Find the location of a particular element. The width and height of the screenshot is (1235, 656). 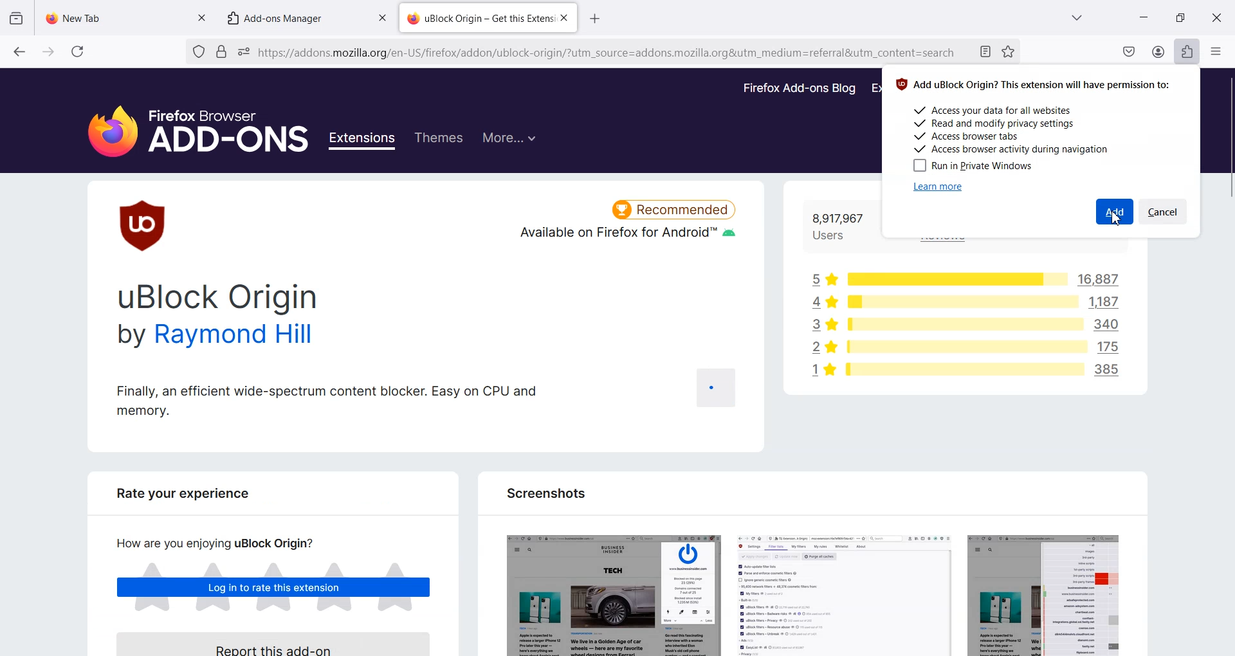

screenshots is located at coordinates (810, 590).